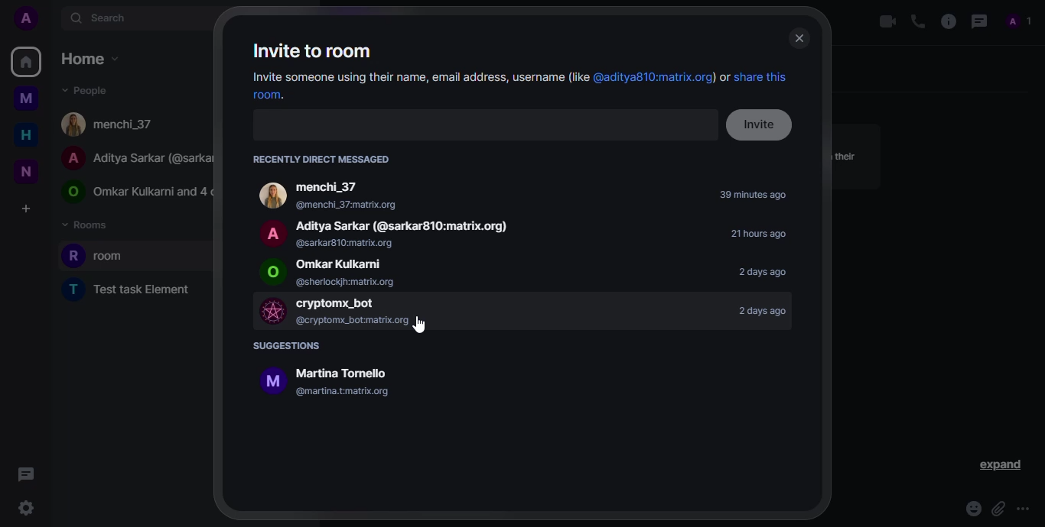 Image resolution: width=1045 pixels, height=527 pixels. What do you see at coordinates (350, 206) in the screenshot?
I see `@menchi_37:matrix.org` at bounding box center [350, 206].